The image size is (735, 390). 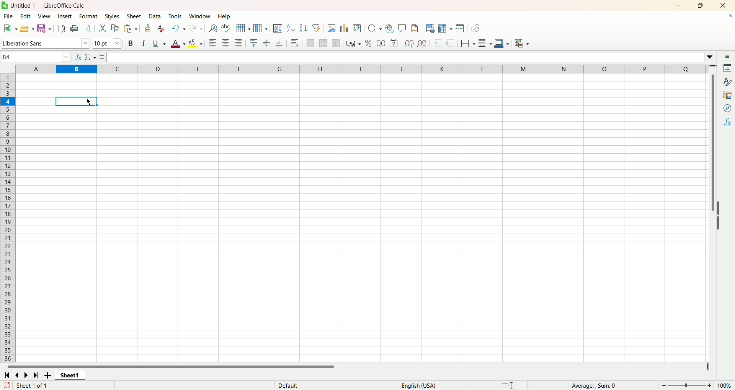 I want to click on sidebar settings, so click(x=727, y=57).